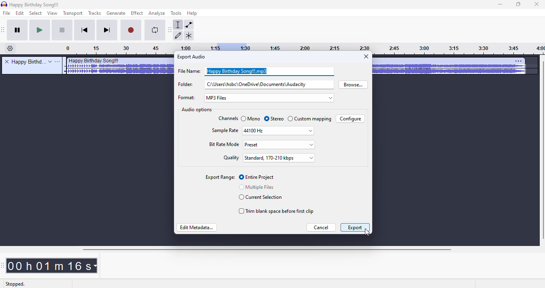 This screenshot has width=545, height=288. Describe the element at coordinates (228, 118) in the screenshot. I see `channels` at that location.